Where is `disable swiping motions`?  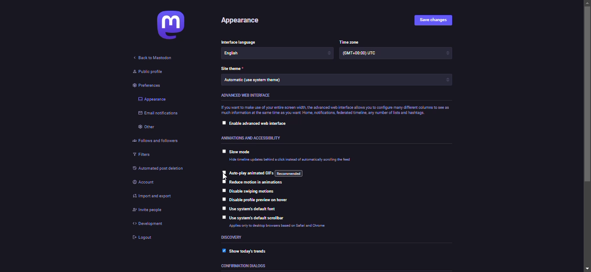 disable swiping motions is located at coordinates (253, 192).